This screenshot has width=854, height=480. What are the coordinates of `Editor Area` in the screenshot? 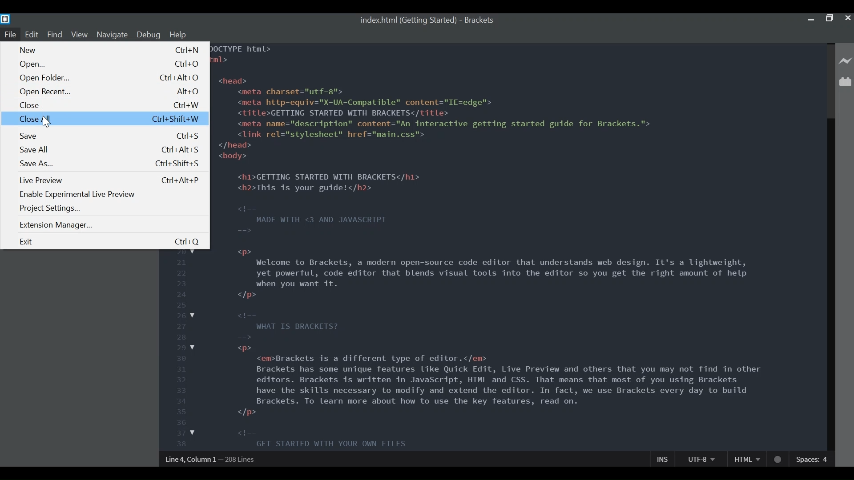 It's located at (521, 246).